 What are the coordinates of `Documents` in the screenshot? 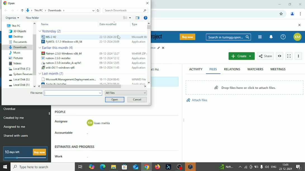 It's located at (18, 42).